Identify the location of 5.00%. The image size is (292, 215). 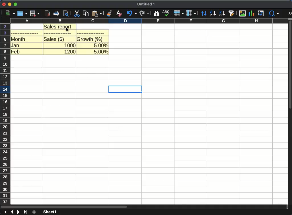
(101, 52).